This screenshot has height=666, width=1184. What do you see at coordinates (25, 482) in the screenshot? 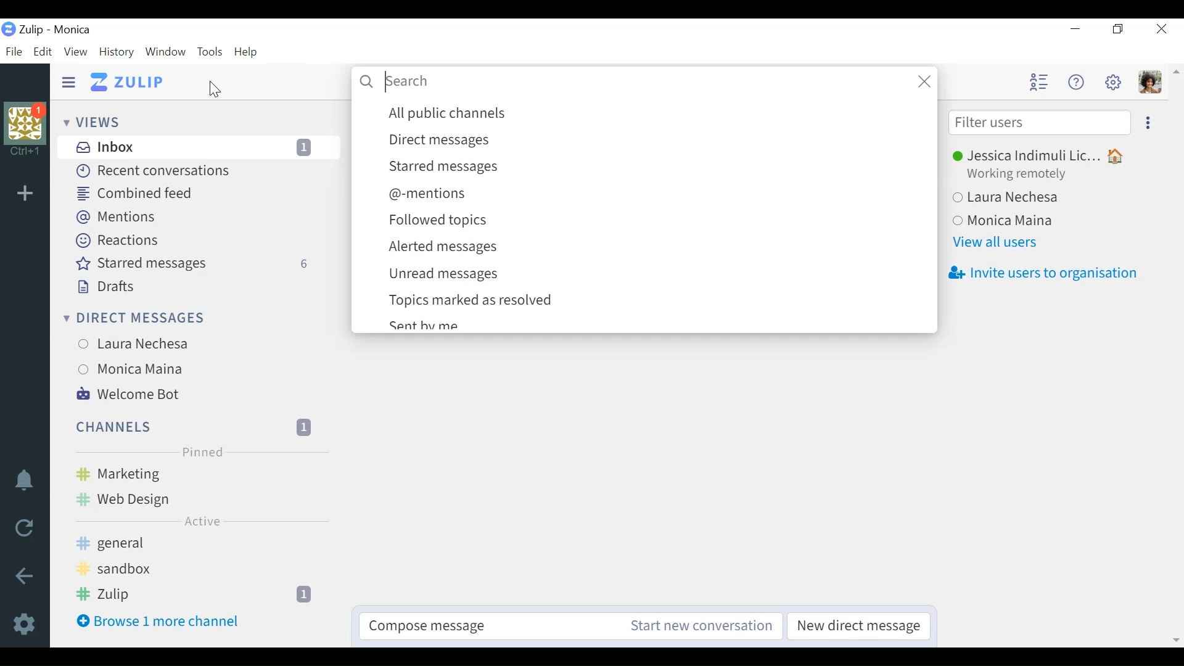
I see `notifications` at bounding box center [25, 482].